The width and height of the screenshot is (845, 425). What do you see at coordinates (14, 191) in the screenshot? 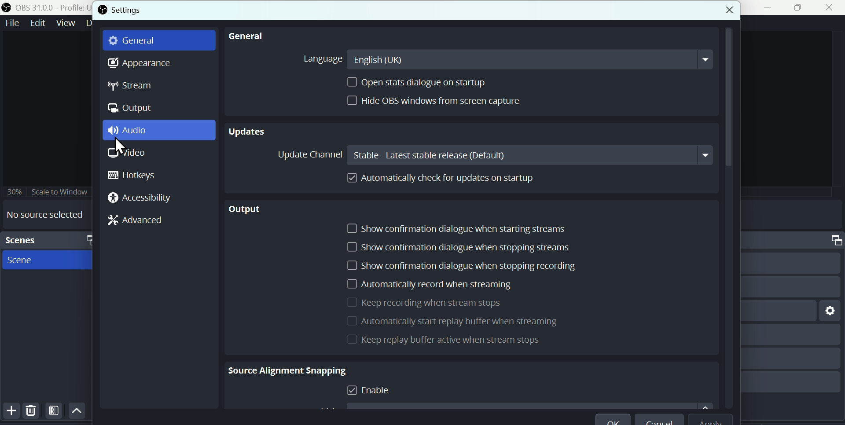
I see `30%` at bounding box center [14, 191].